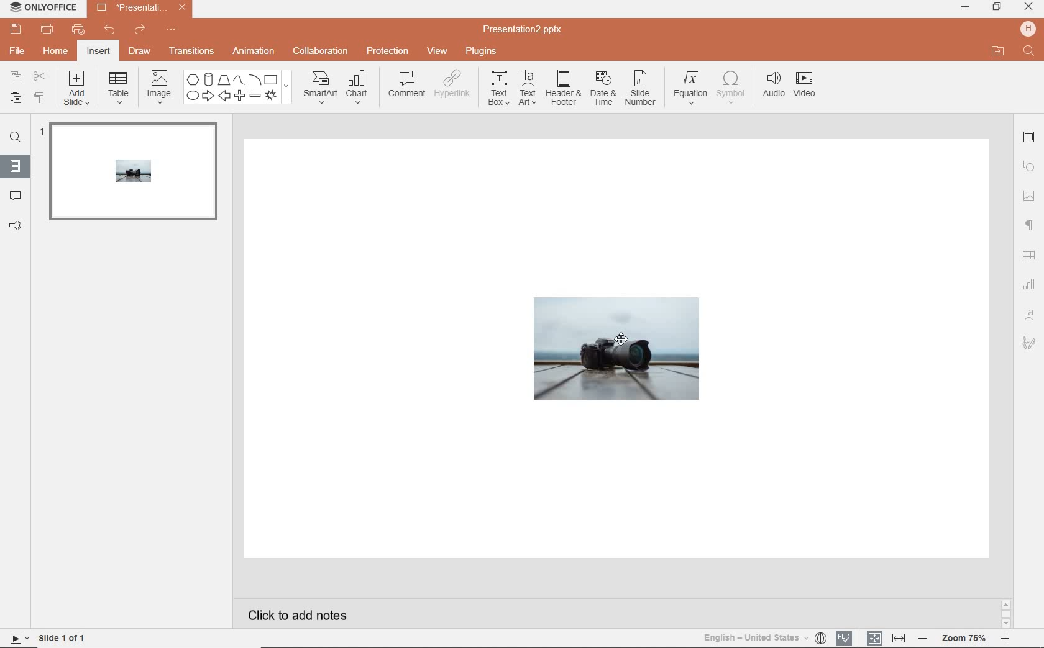 The image size is (1044, 648). I want to click on spell checking, so click(845, 637).